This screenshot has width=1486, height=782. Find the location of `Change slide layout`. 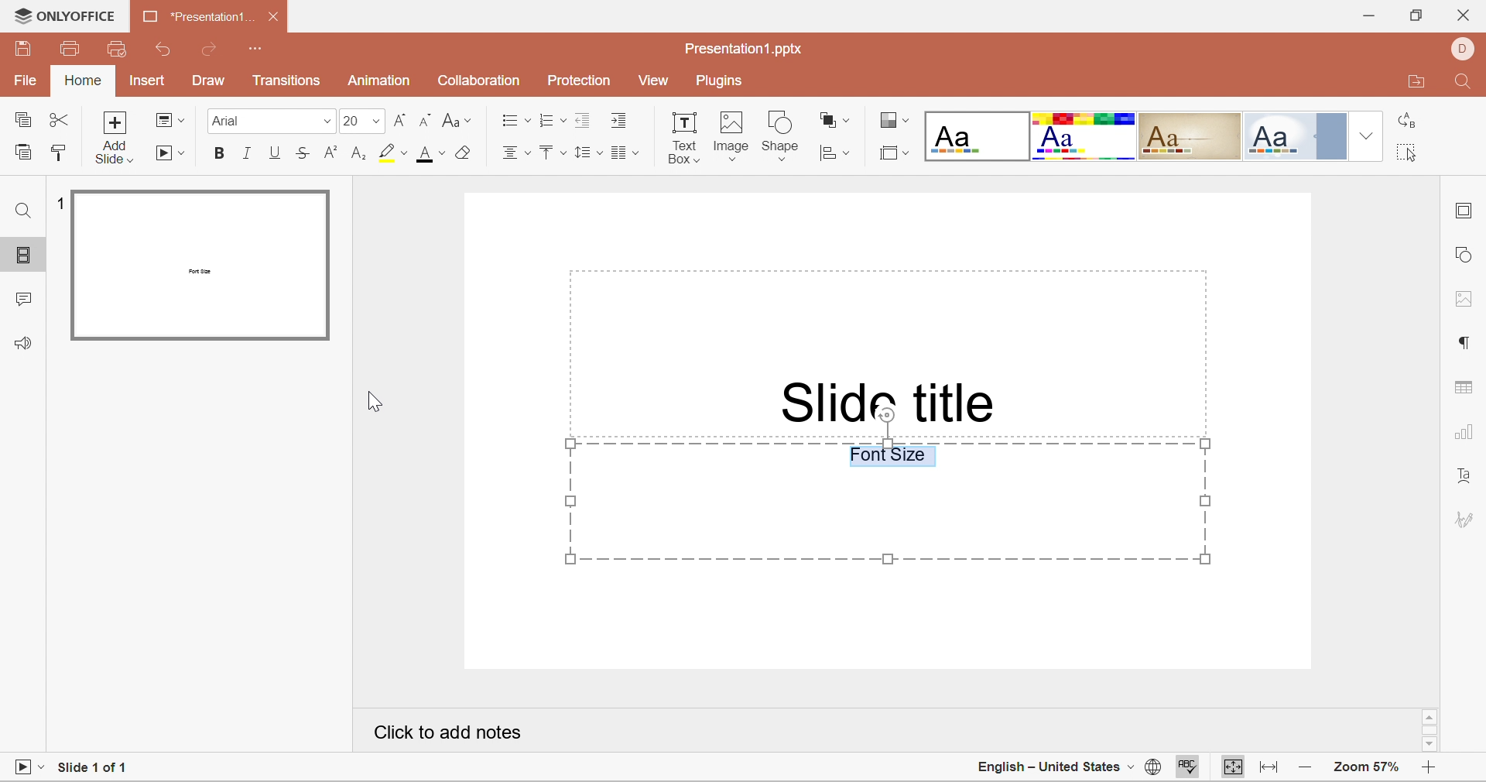

Change slide layout is located at coordinates (170, 119).